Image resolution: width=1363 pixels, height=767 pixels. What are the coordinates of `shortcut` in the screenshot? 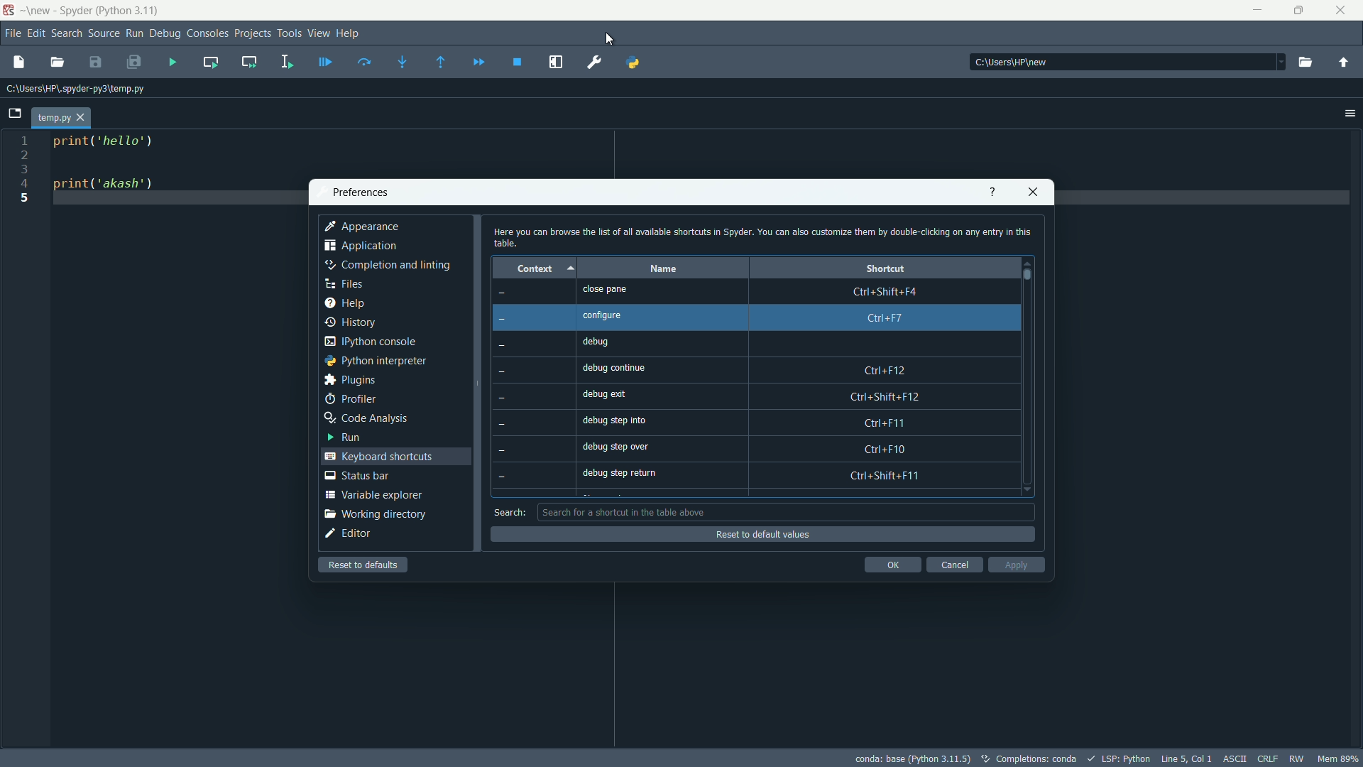 It's located at (885, 268).